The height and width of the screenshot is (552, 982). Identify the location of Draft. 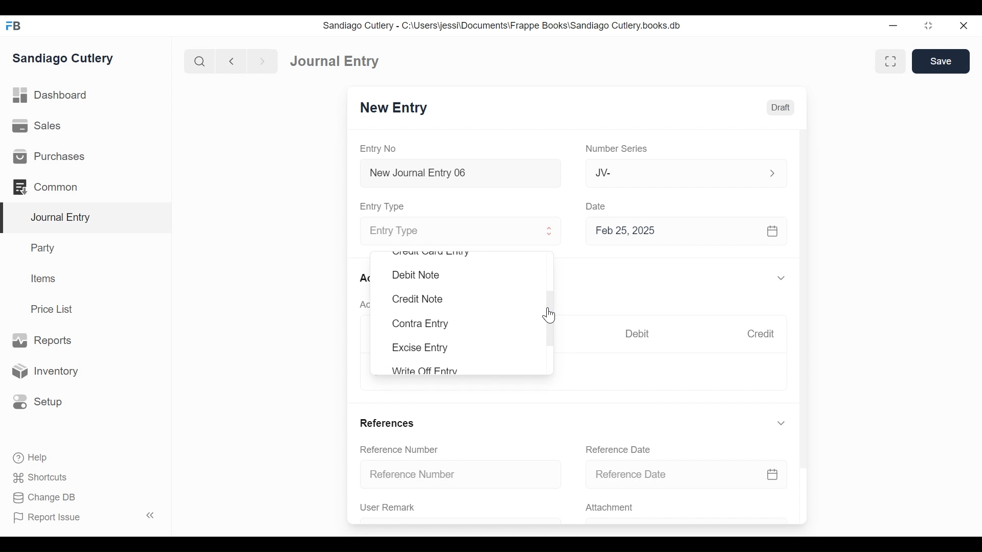
(780, 108).